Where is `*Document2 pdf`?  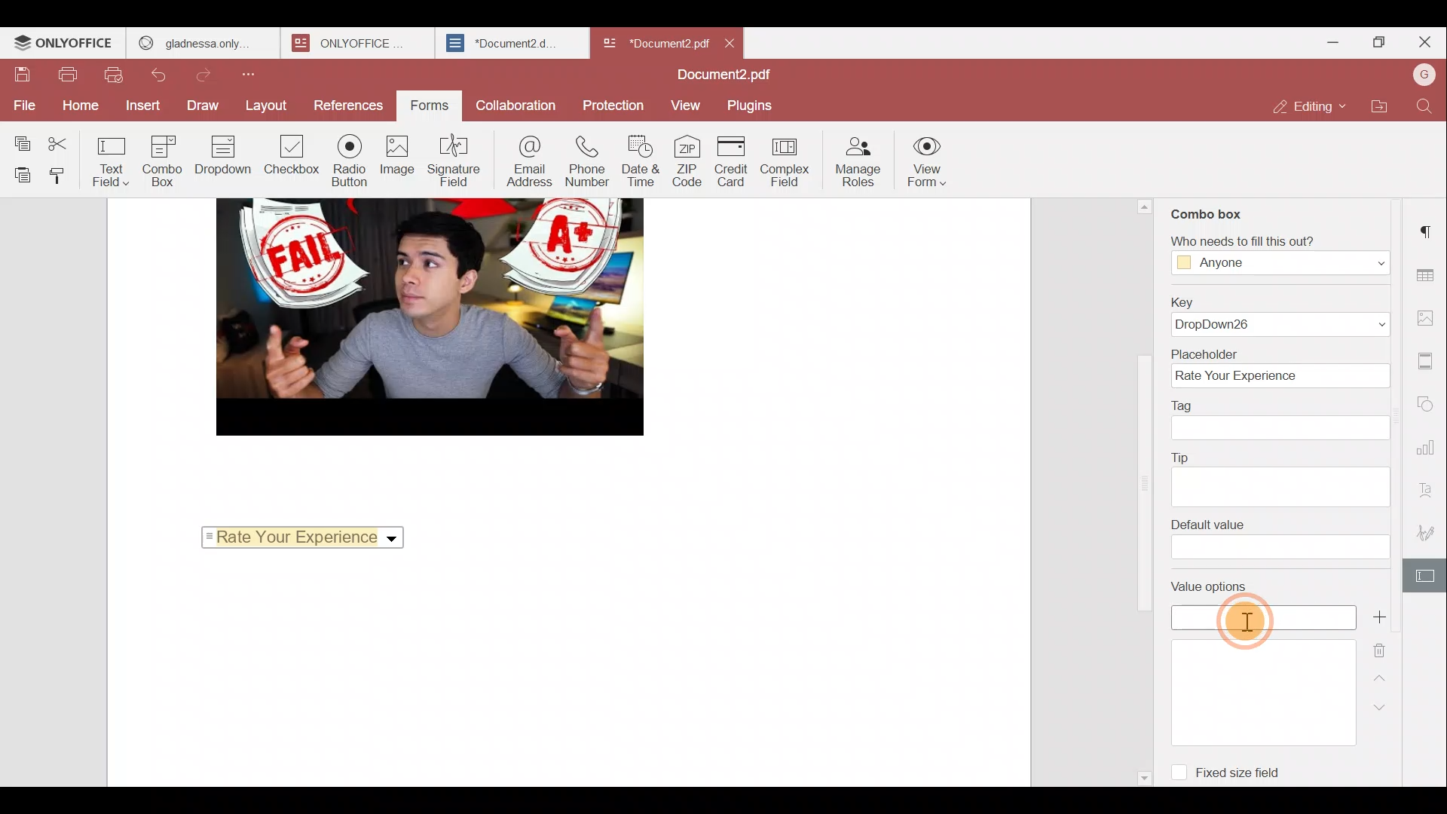 *Document2 pdf is located at coordinates (654, 41).